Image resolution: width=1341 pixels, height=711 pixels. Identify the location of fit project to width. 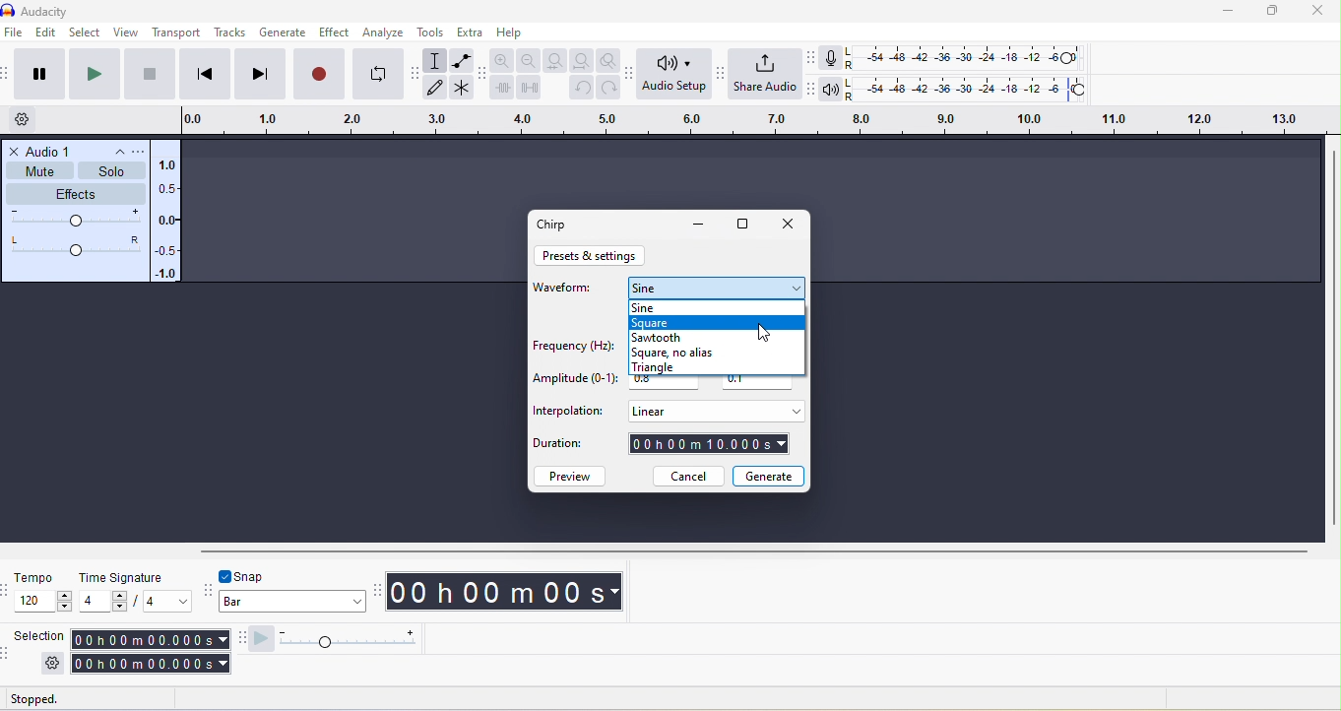
(581, 61).